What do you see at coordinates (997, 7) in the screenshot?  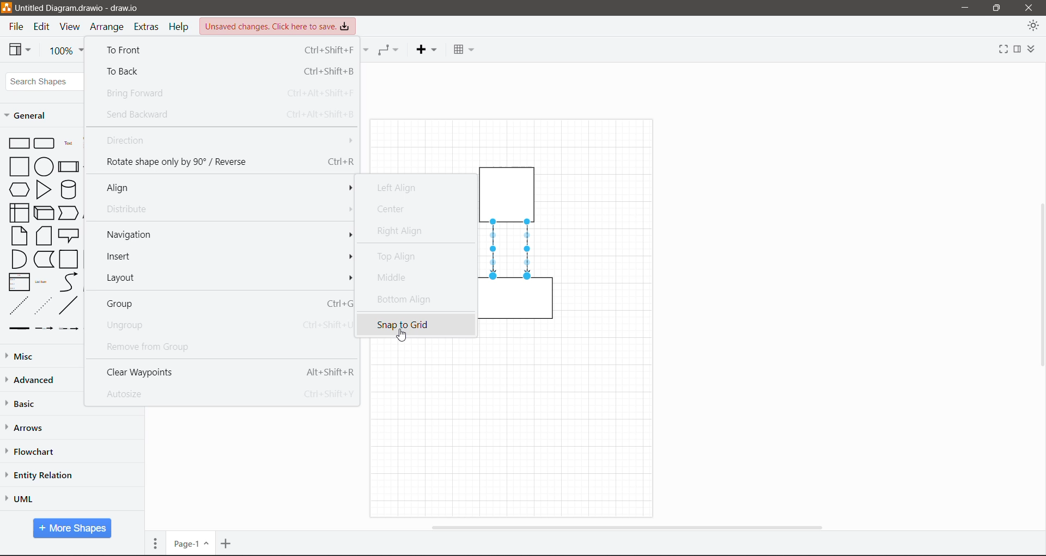 I see `Restore Down` at bounding box center [997, 7].